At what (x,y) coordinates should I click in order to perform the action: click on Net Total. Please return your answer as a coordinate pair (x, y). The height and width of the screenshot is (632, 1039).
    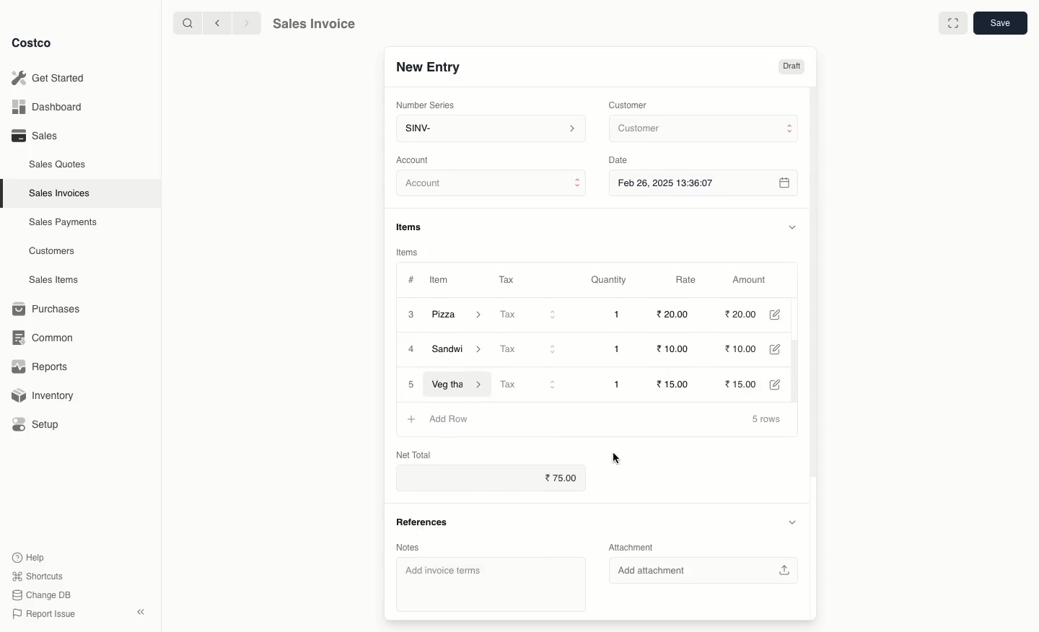
    Looking at the image, I should click on (413, 453).